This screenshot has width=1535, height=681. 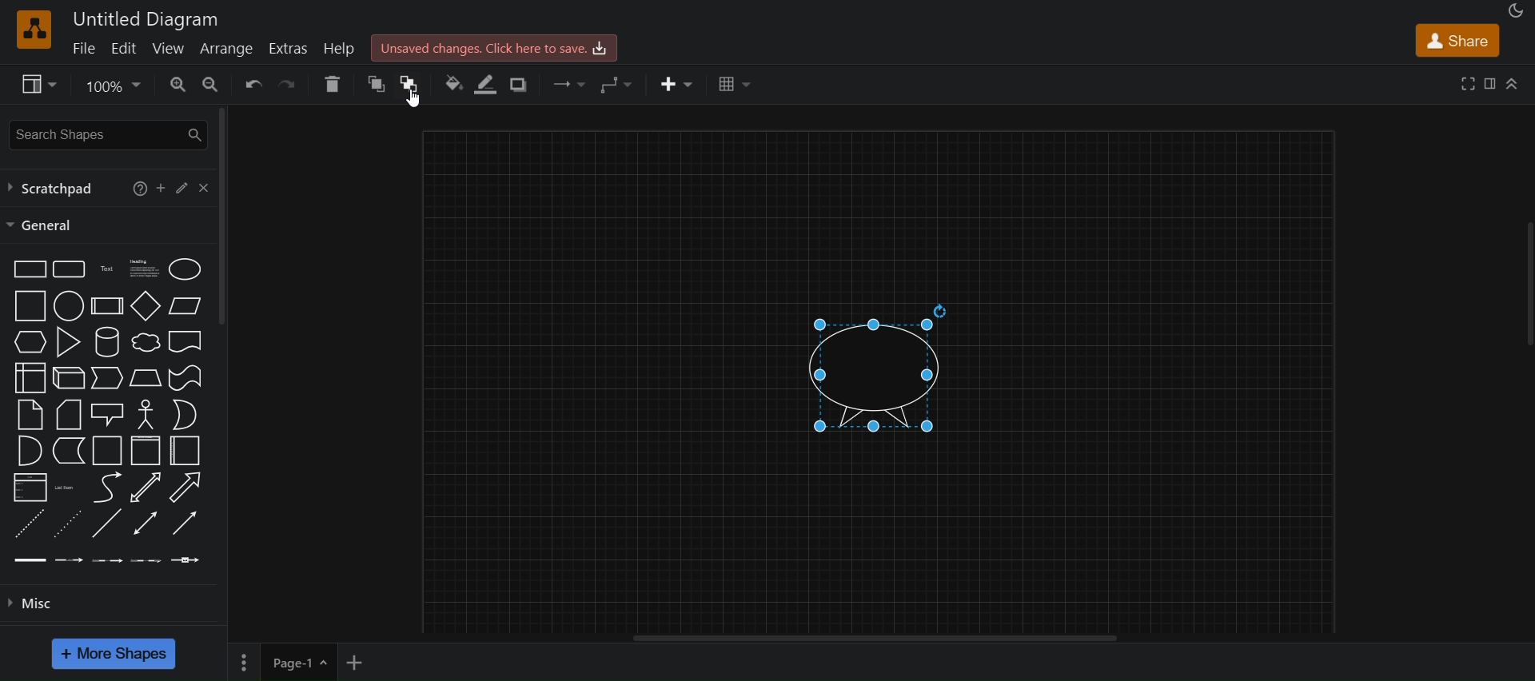 I want to click on help, so click(x=137, y=189).